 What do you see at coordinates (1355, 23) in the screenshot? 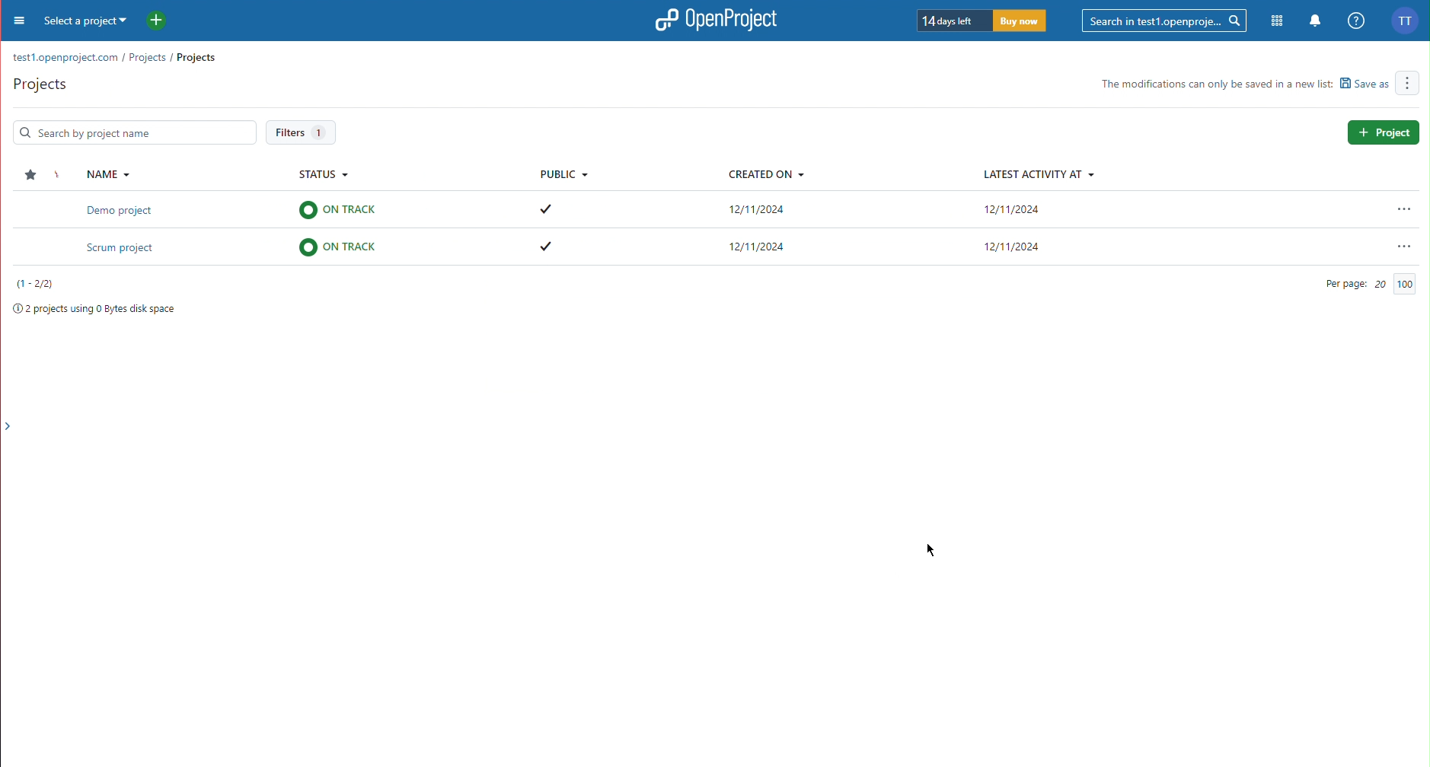
I see `Help` at bounding box center [1355, 23].